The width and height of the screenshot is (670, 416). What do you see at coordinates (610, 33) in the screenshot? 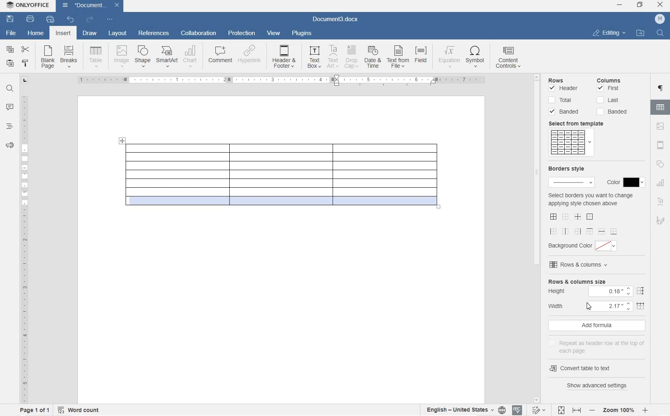
I see `EDITING` at bounding box center [610, 33].